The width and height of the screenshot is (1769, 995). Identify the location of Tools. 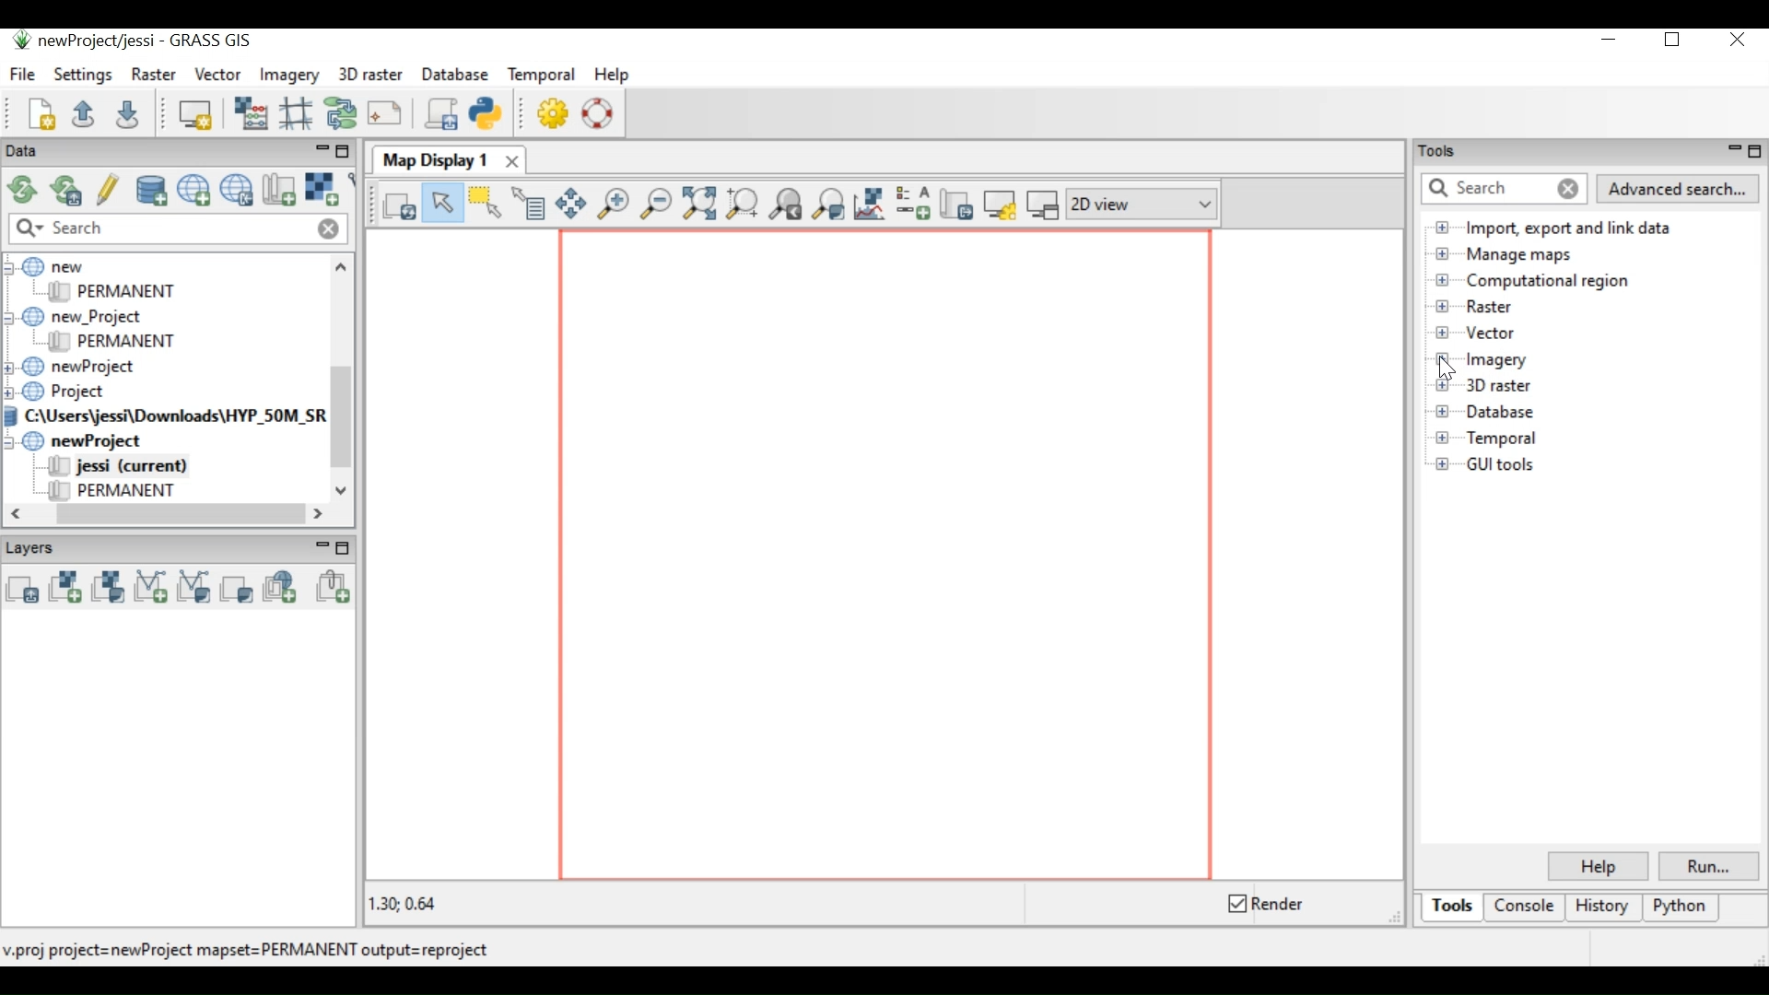
(1447, 908).